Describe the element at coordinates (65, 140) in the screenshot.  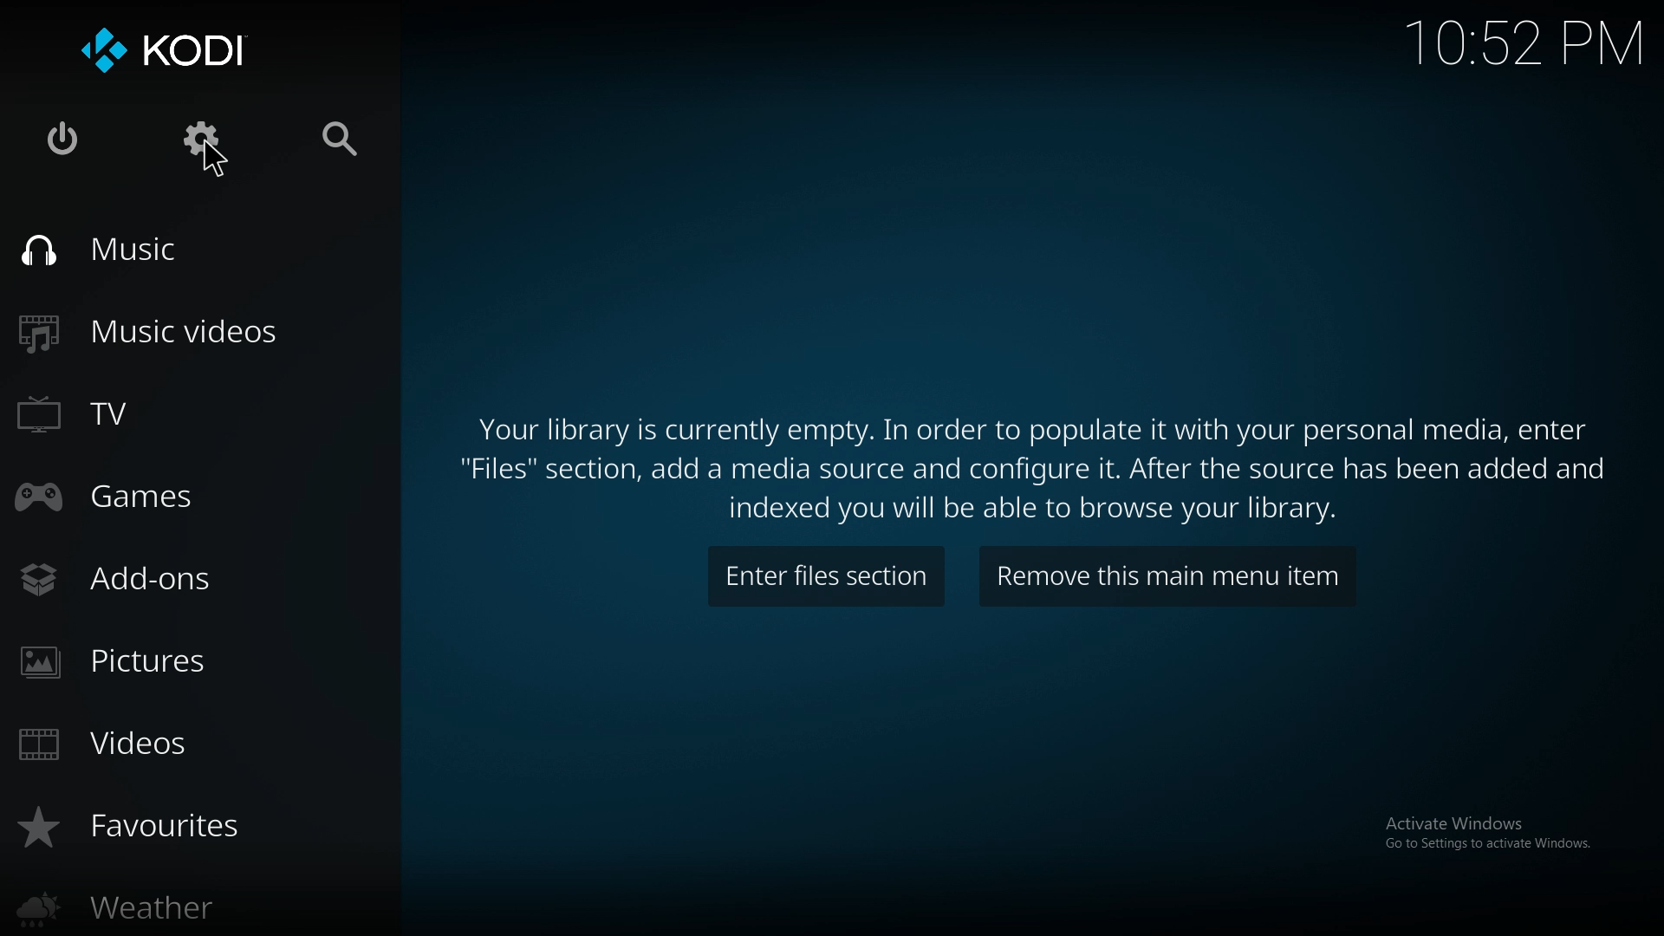
I see `close` at that location.